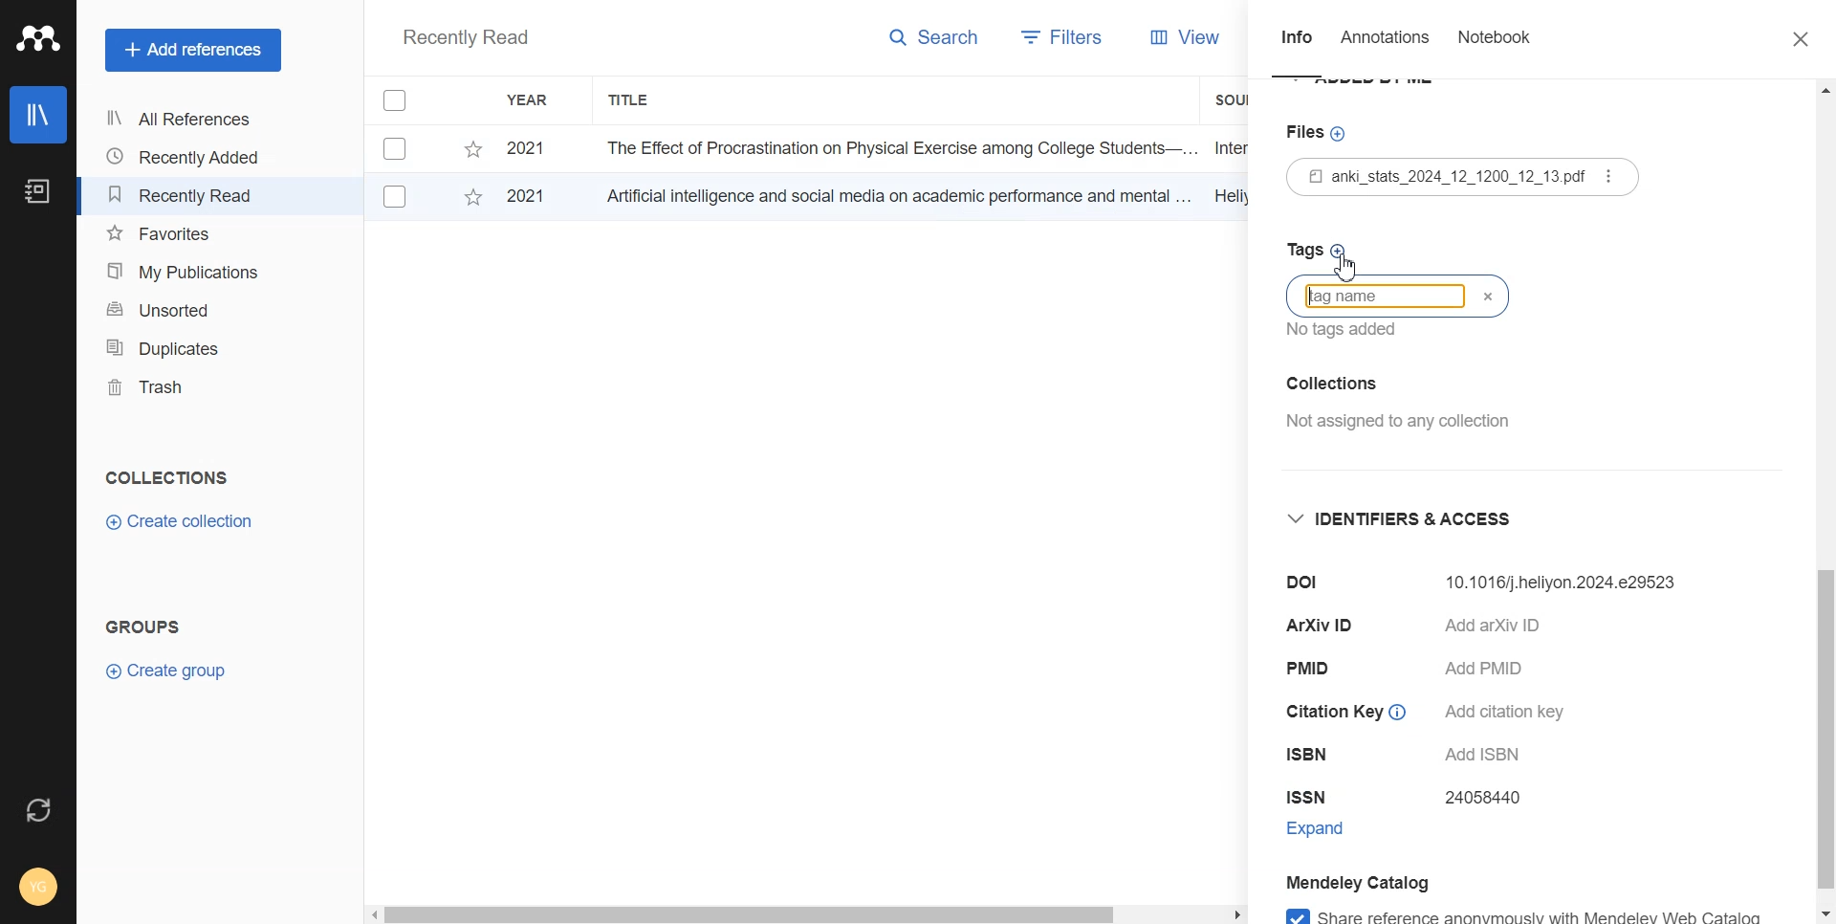 This screenshot has height=924, width=1836. I want to click on Vertical scroll bar, so click(1825, 502).